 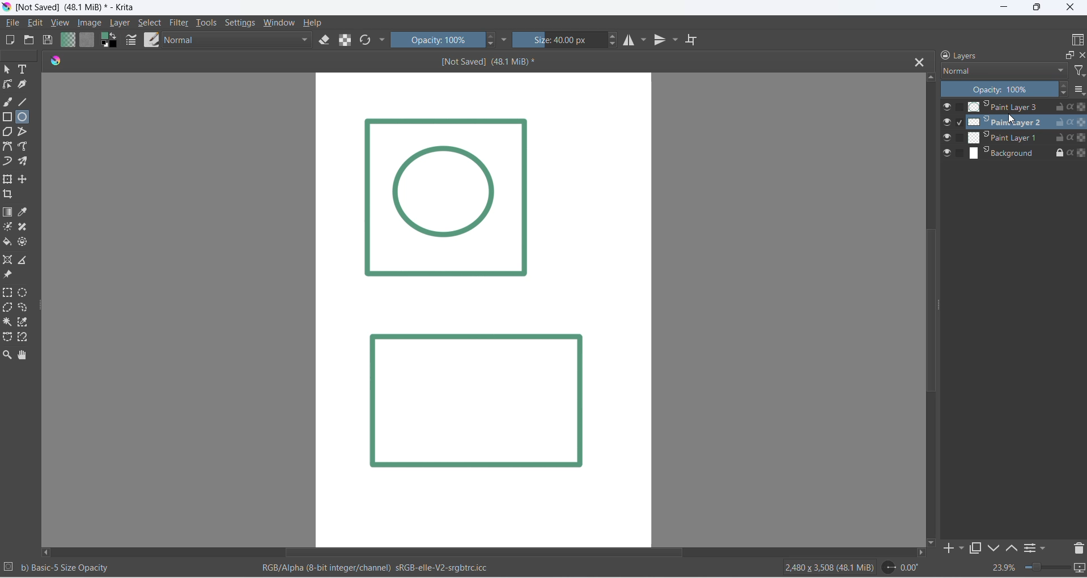 What do you see at coordinates (1077, 152) in the screenshot?
I see `preserve alpha` at bounding box center [1077, 152].